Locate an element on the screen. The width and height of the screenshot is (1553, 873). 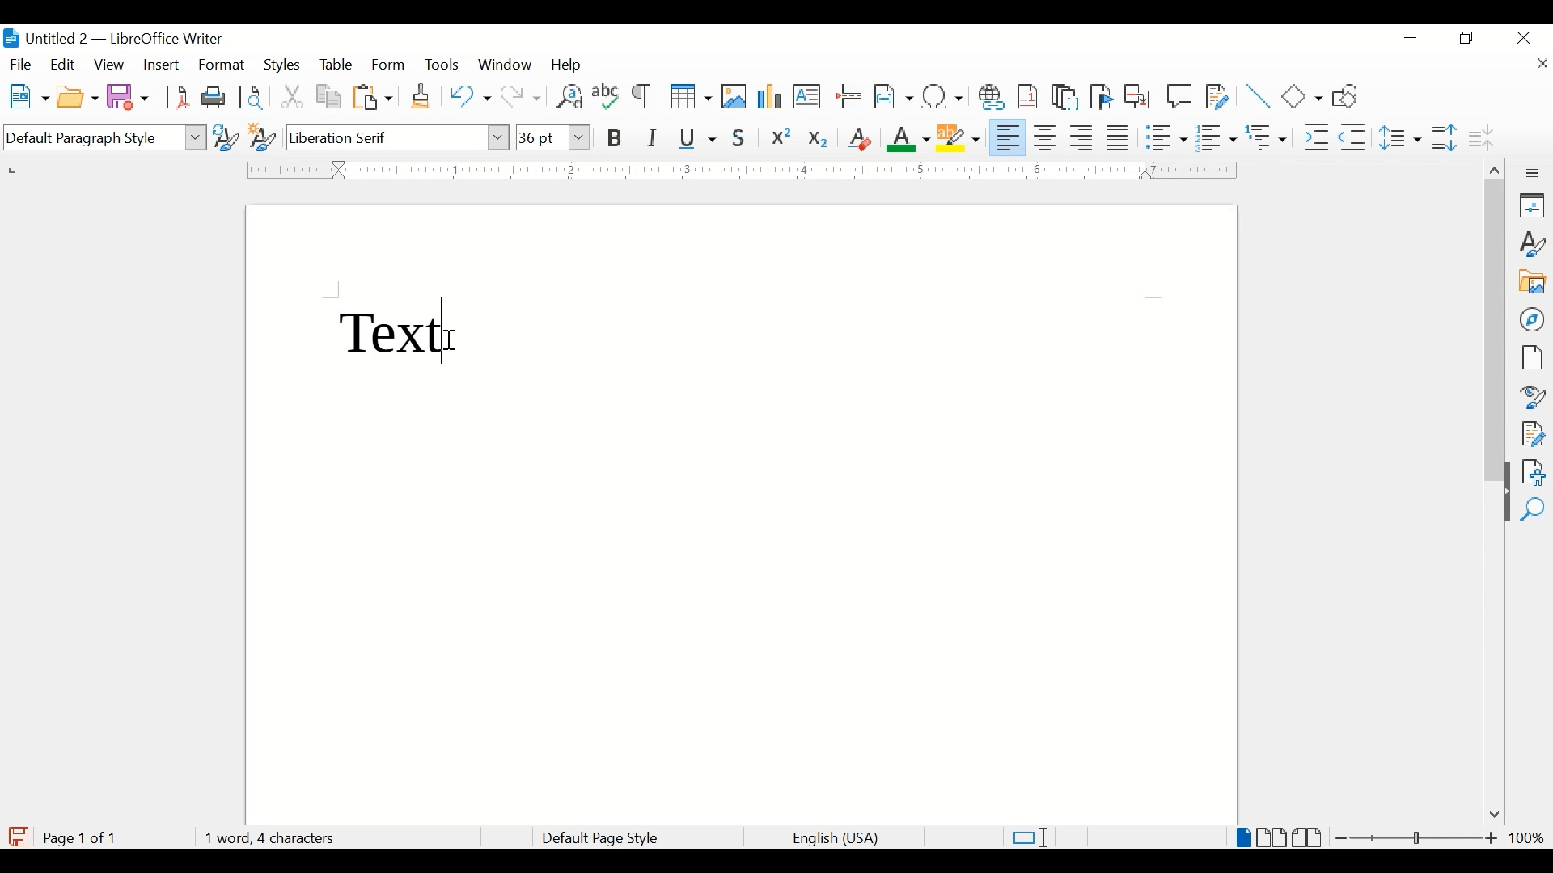
underline is located at coordinates (698, 138).